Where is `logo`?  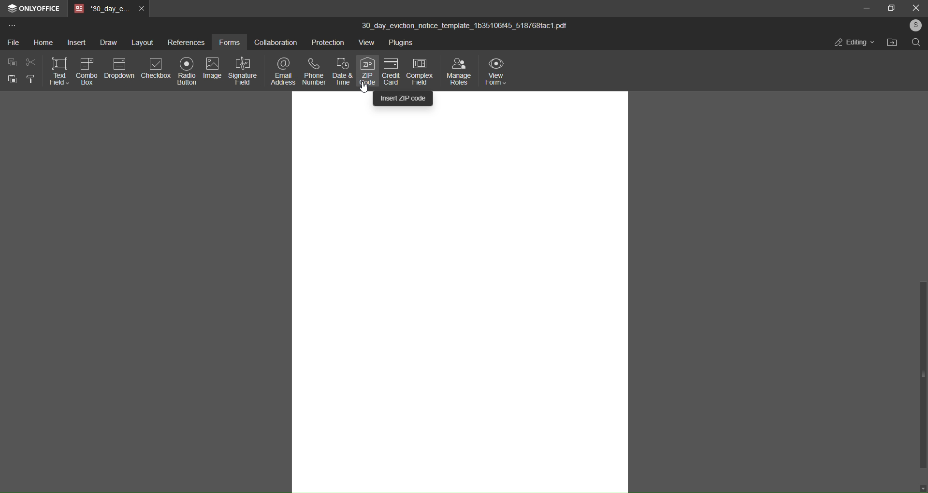
logo is located at coordinates (11, 8).